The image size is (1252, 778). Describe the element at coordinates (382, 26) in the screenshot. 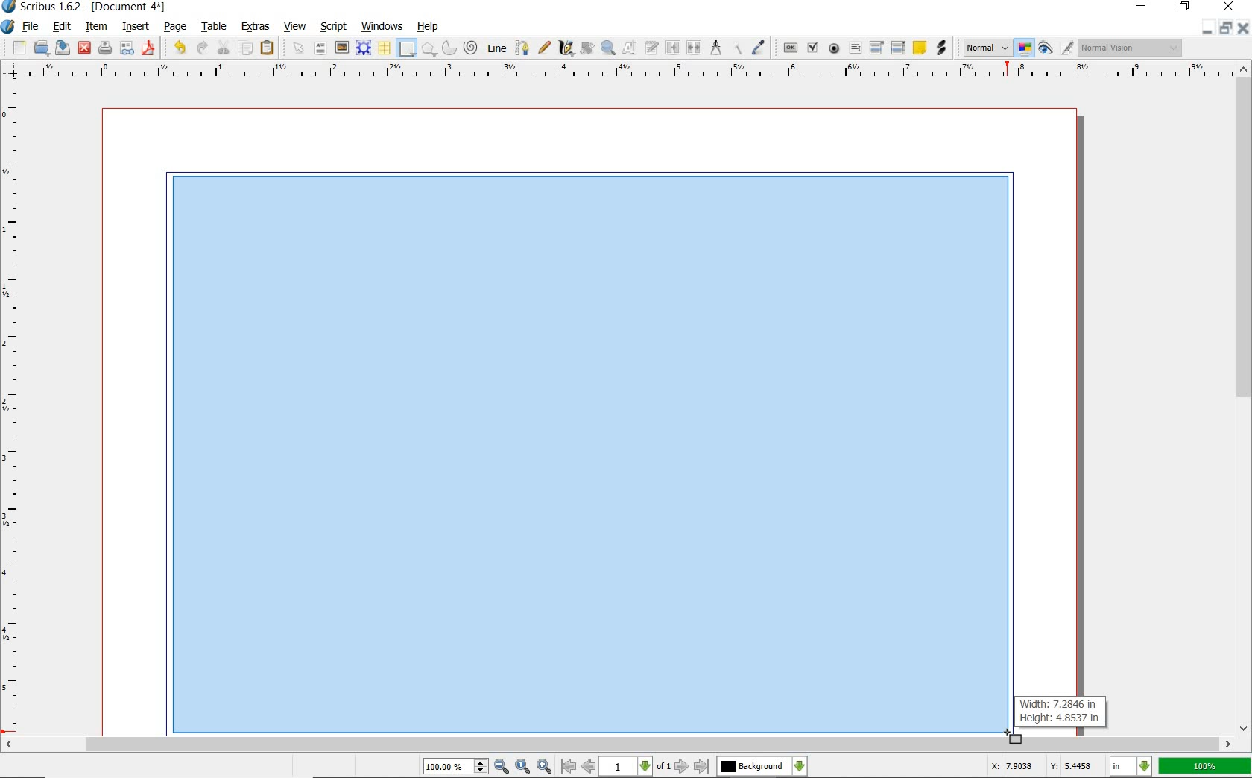

I see `windows` at that location.